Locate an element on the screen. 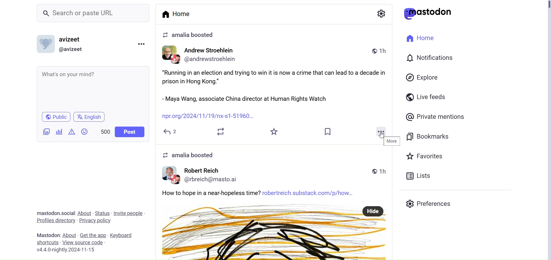 The width and height of the screenshot is (551, 260). Shortcuts is located at coordinates (48, 242).